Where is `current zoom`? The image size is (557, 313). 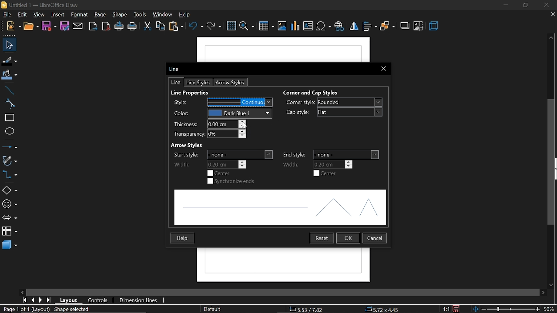 current zoom is located at coordinates (549, 310).